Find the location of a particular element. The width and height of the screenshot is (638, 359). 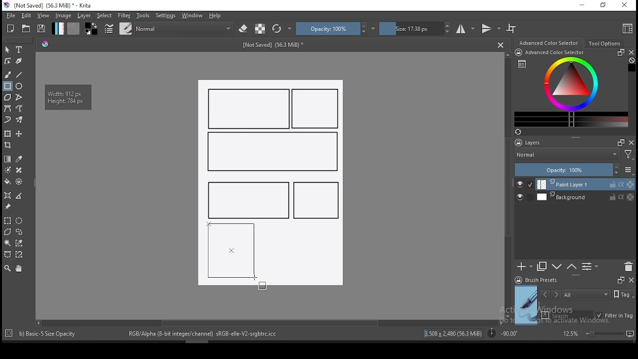

multibrush tool is located at coordinates (20, 121).